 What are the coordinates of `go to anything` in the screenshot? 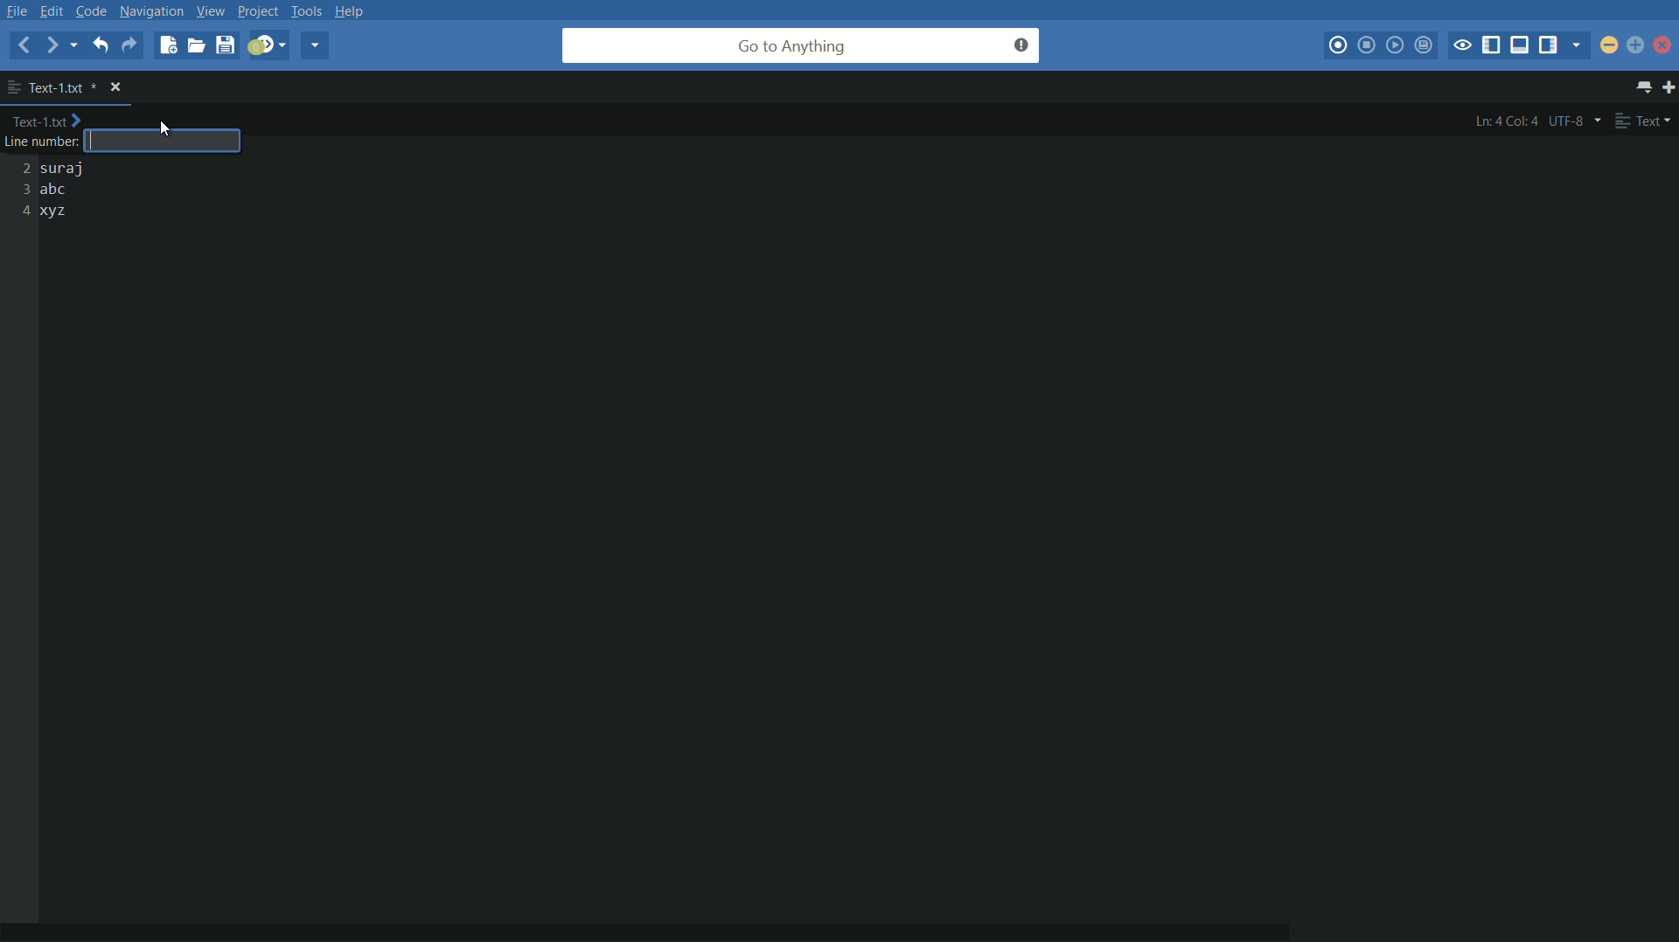 It's located at (801, 45).